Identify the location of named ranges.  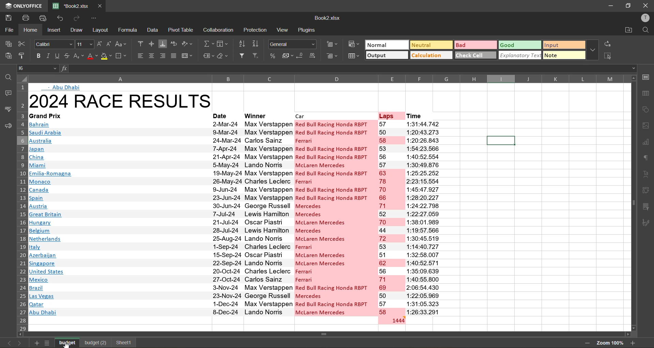
(208, 56).